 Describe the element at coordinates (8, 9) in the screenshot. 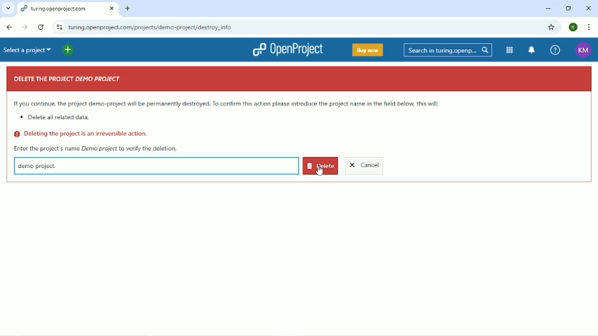

I see `Search tabs` at that location.